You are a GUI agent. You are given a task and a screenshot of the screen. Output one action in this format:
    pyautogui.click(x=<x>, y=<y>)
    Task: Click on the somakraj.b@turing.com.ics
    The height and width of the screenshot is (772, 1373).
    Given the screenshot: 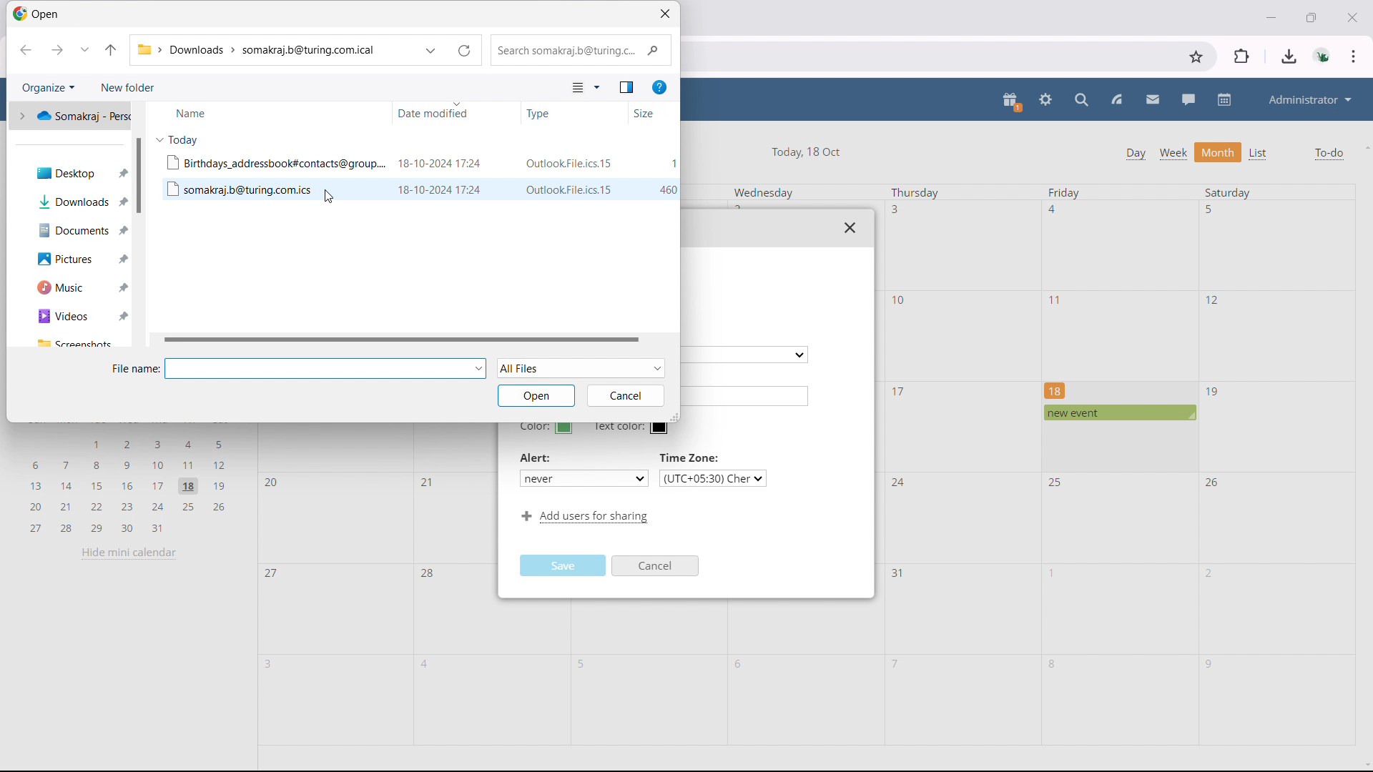 What is the action you would take?
    pyautogui.click(x=236, y=189)
    